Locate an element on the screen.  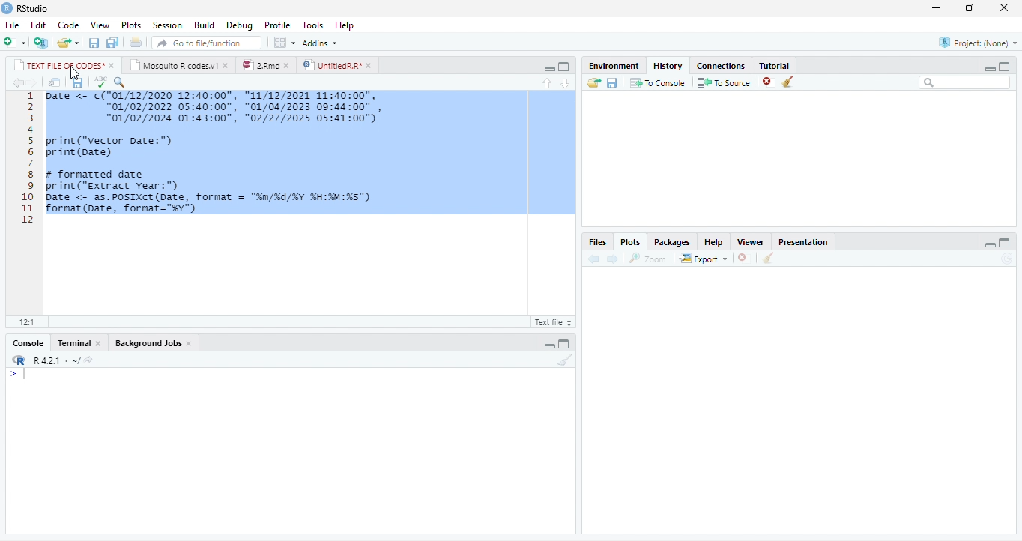
Project(None) is located at coordinates (978, 43).